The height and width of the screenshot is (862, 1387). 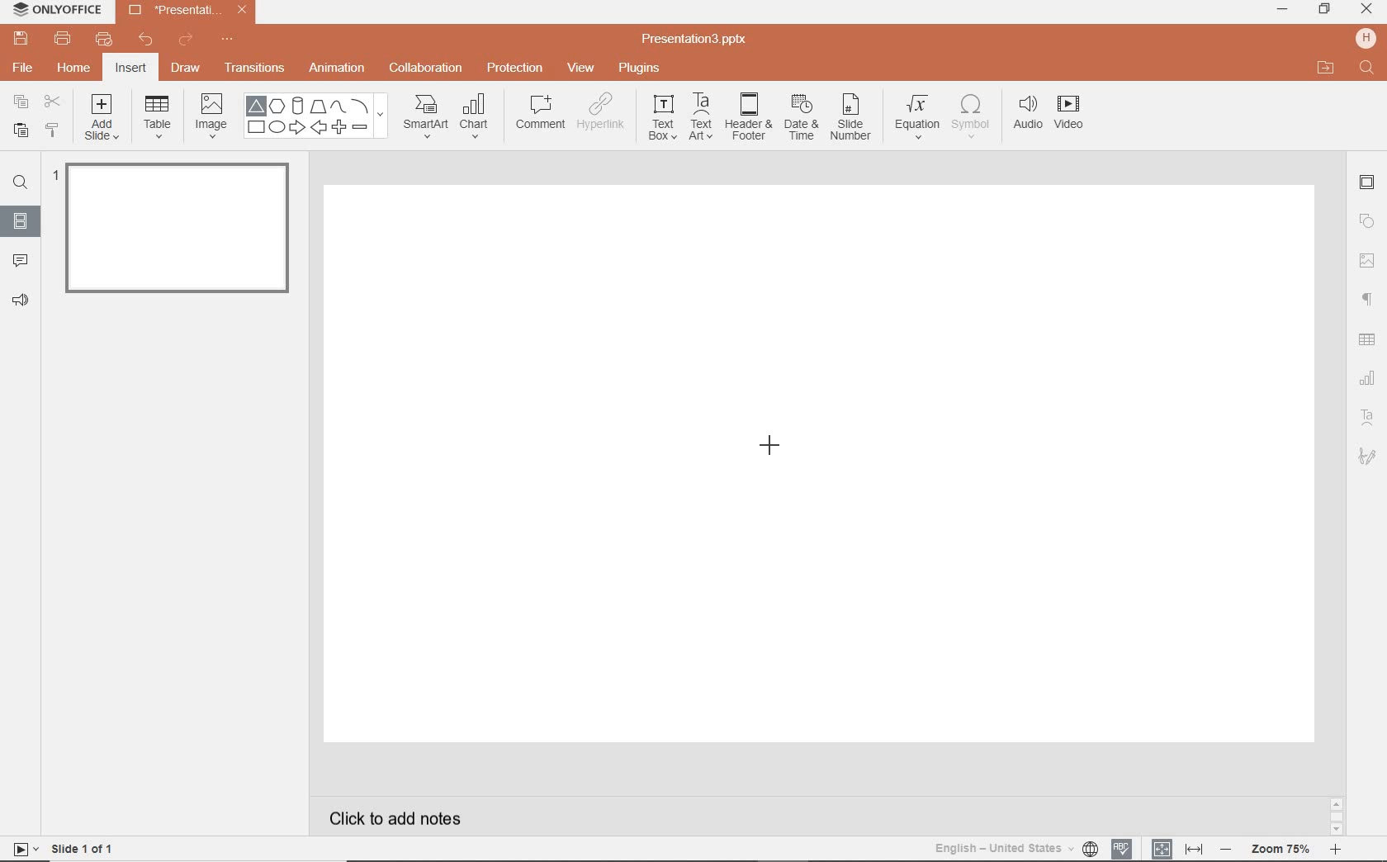 I want to click on SHAPES, so click(x=315, y=116).